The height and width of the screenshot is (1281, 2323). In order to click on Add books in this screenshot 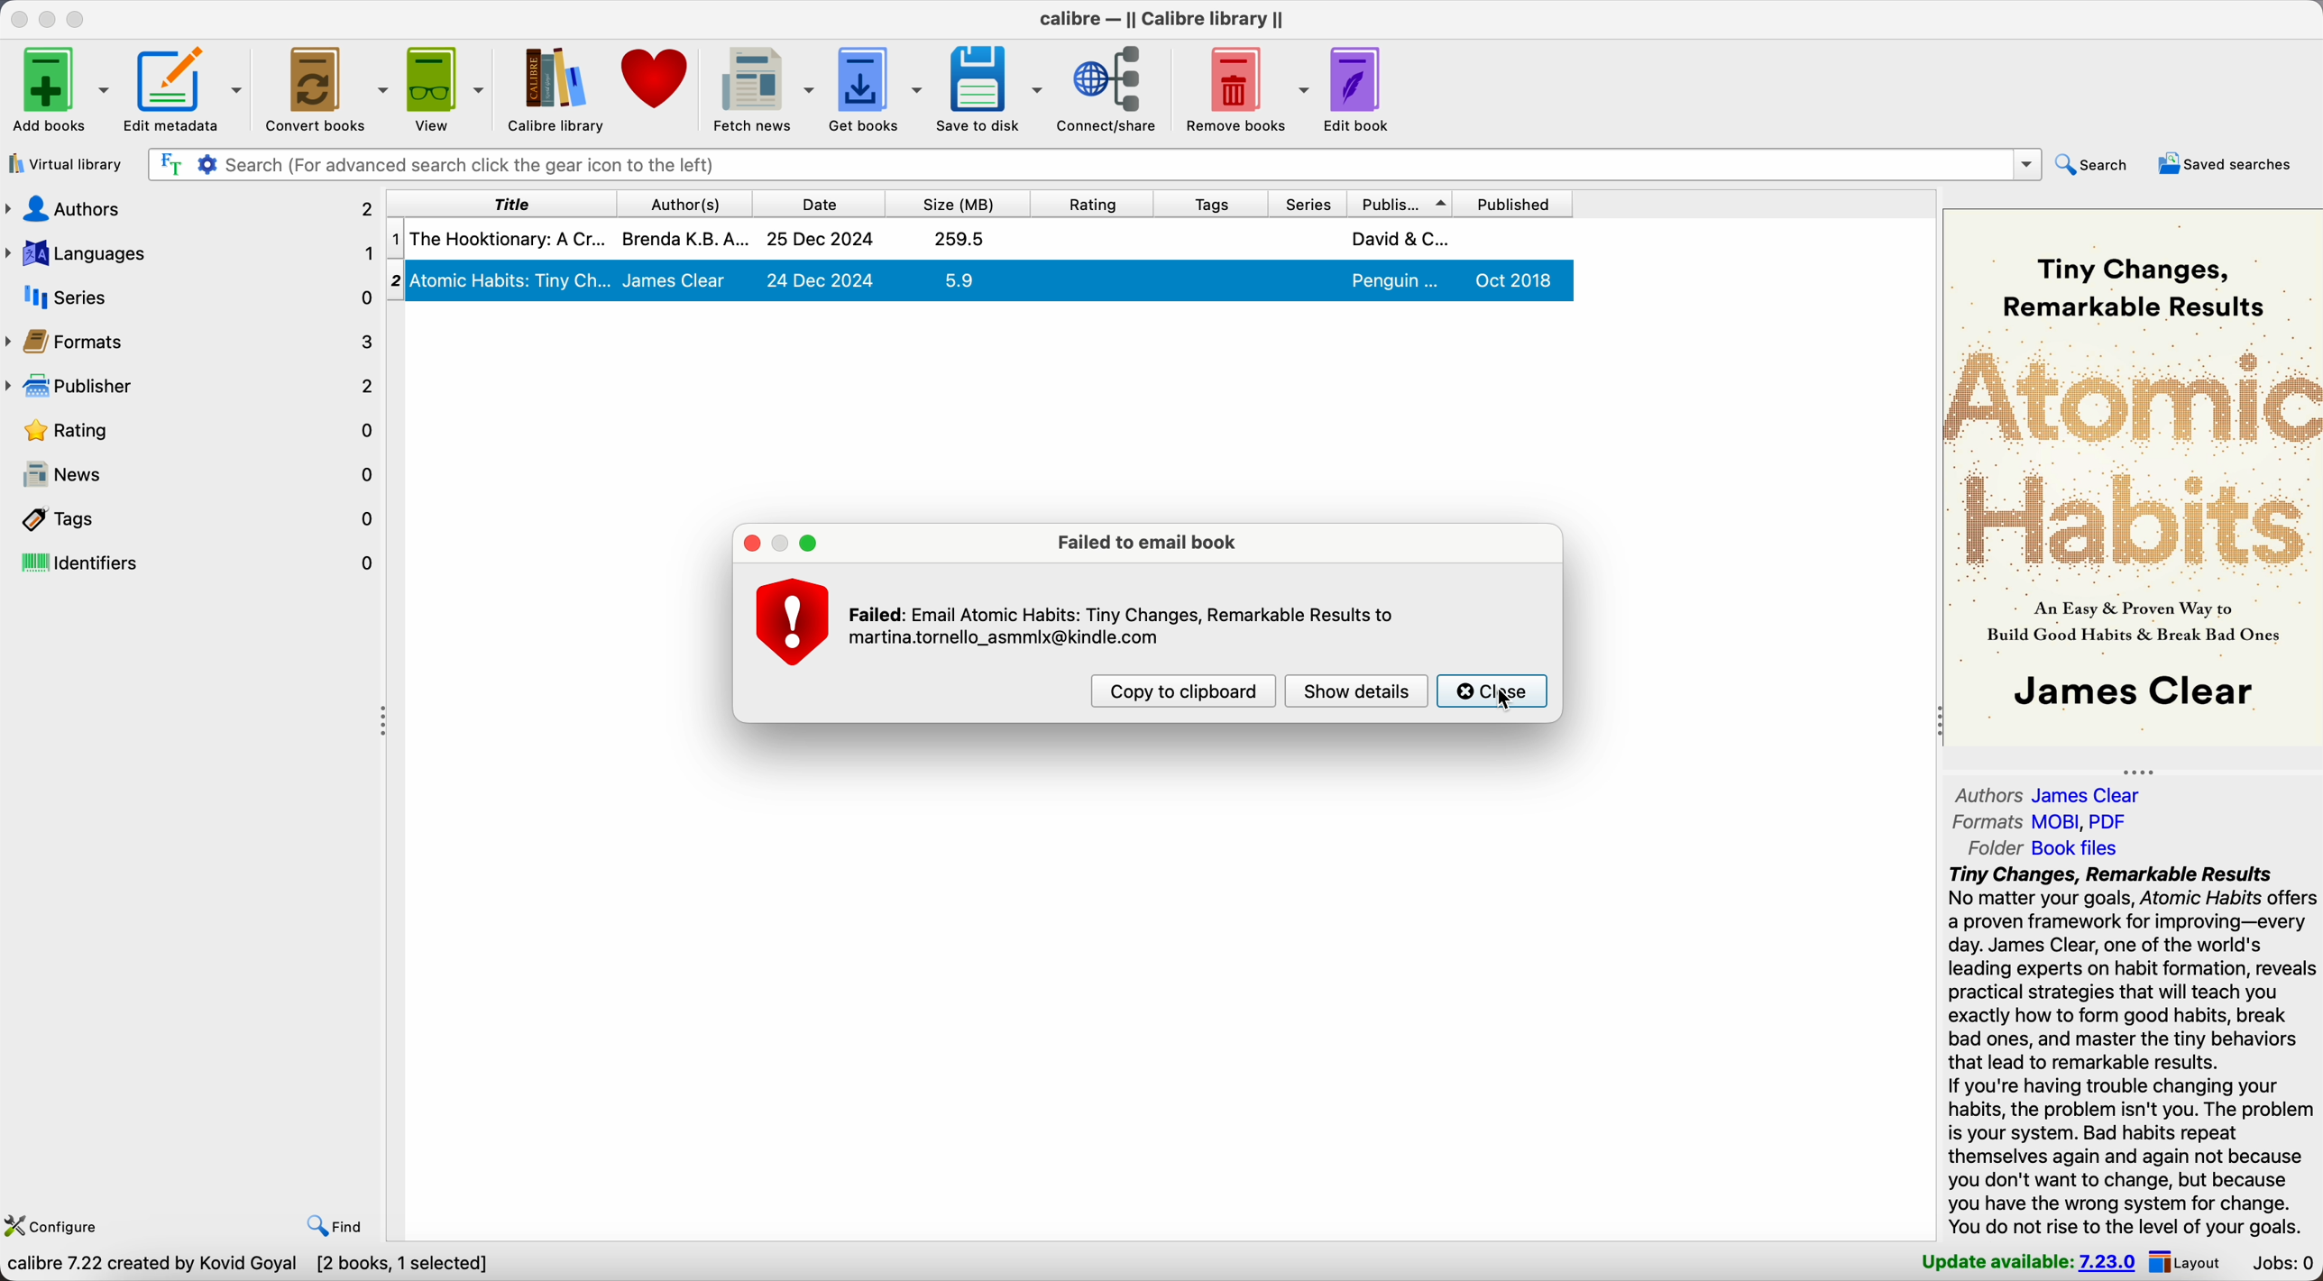, I will do `click(60, 88)`.